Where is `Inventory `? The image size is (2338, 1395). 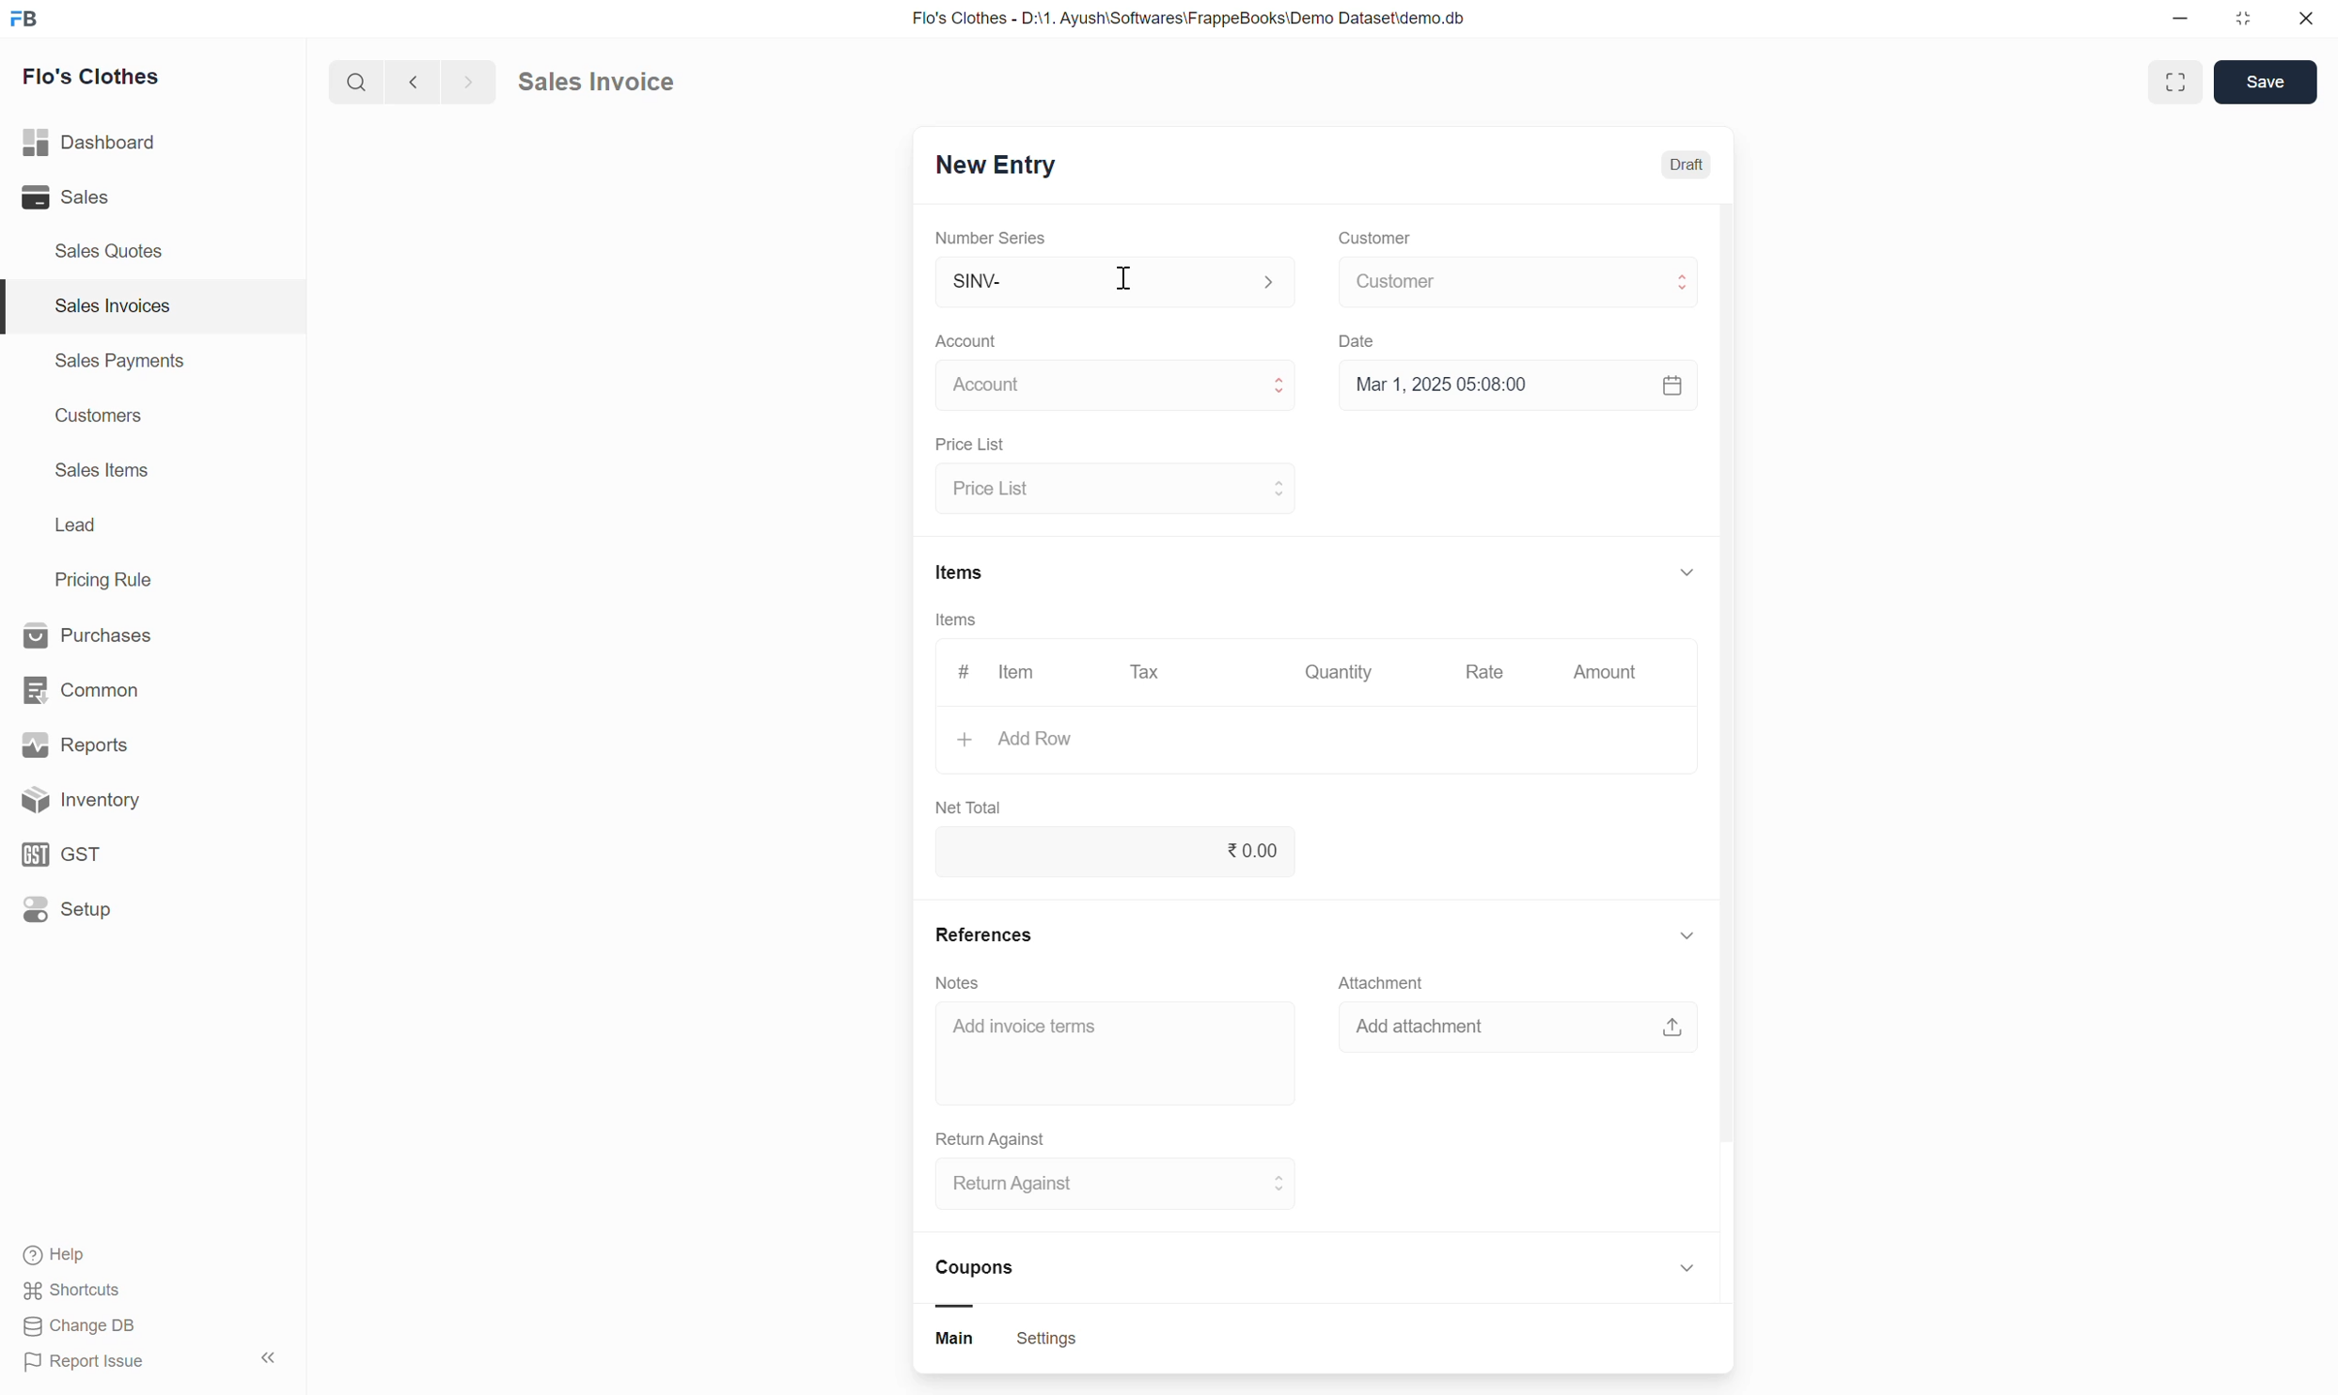 Inventory  is located at coordinates (141, 800).